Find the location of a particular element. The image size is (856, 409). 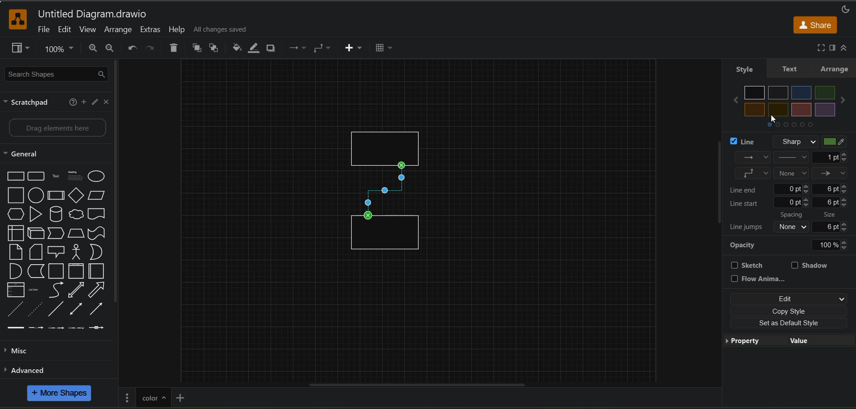

Bidirectional Arrow is located at coordinates (77, 290).